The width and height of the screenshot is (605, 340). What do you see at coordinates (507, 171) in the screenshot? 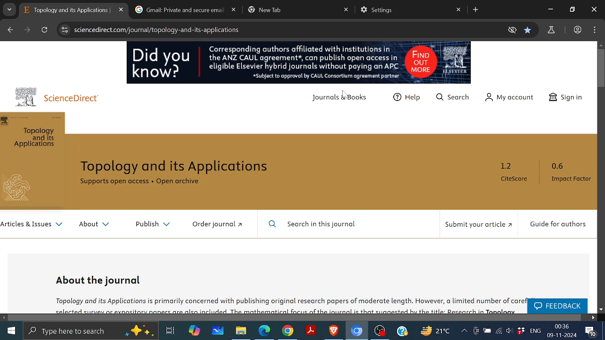
I see `cite score: 1.2` at bounding box center [507, 171].